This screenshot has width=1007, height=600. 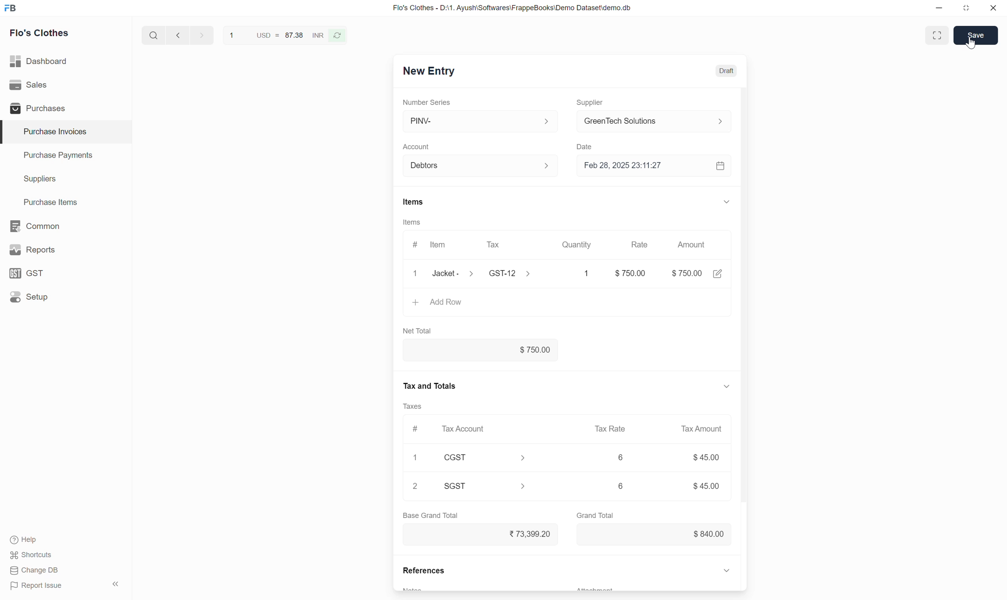 I want to click on Add Row, so click(x=567, y=303).